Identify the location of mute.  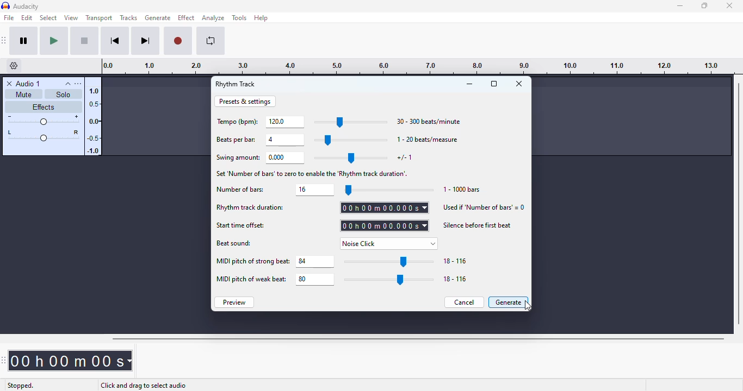
(24, 94).